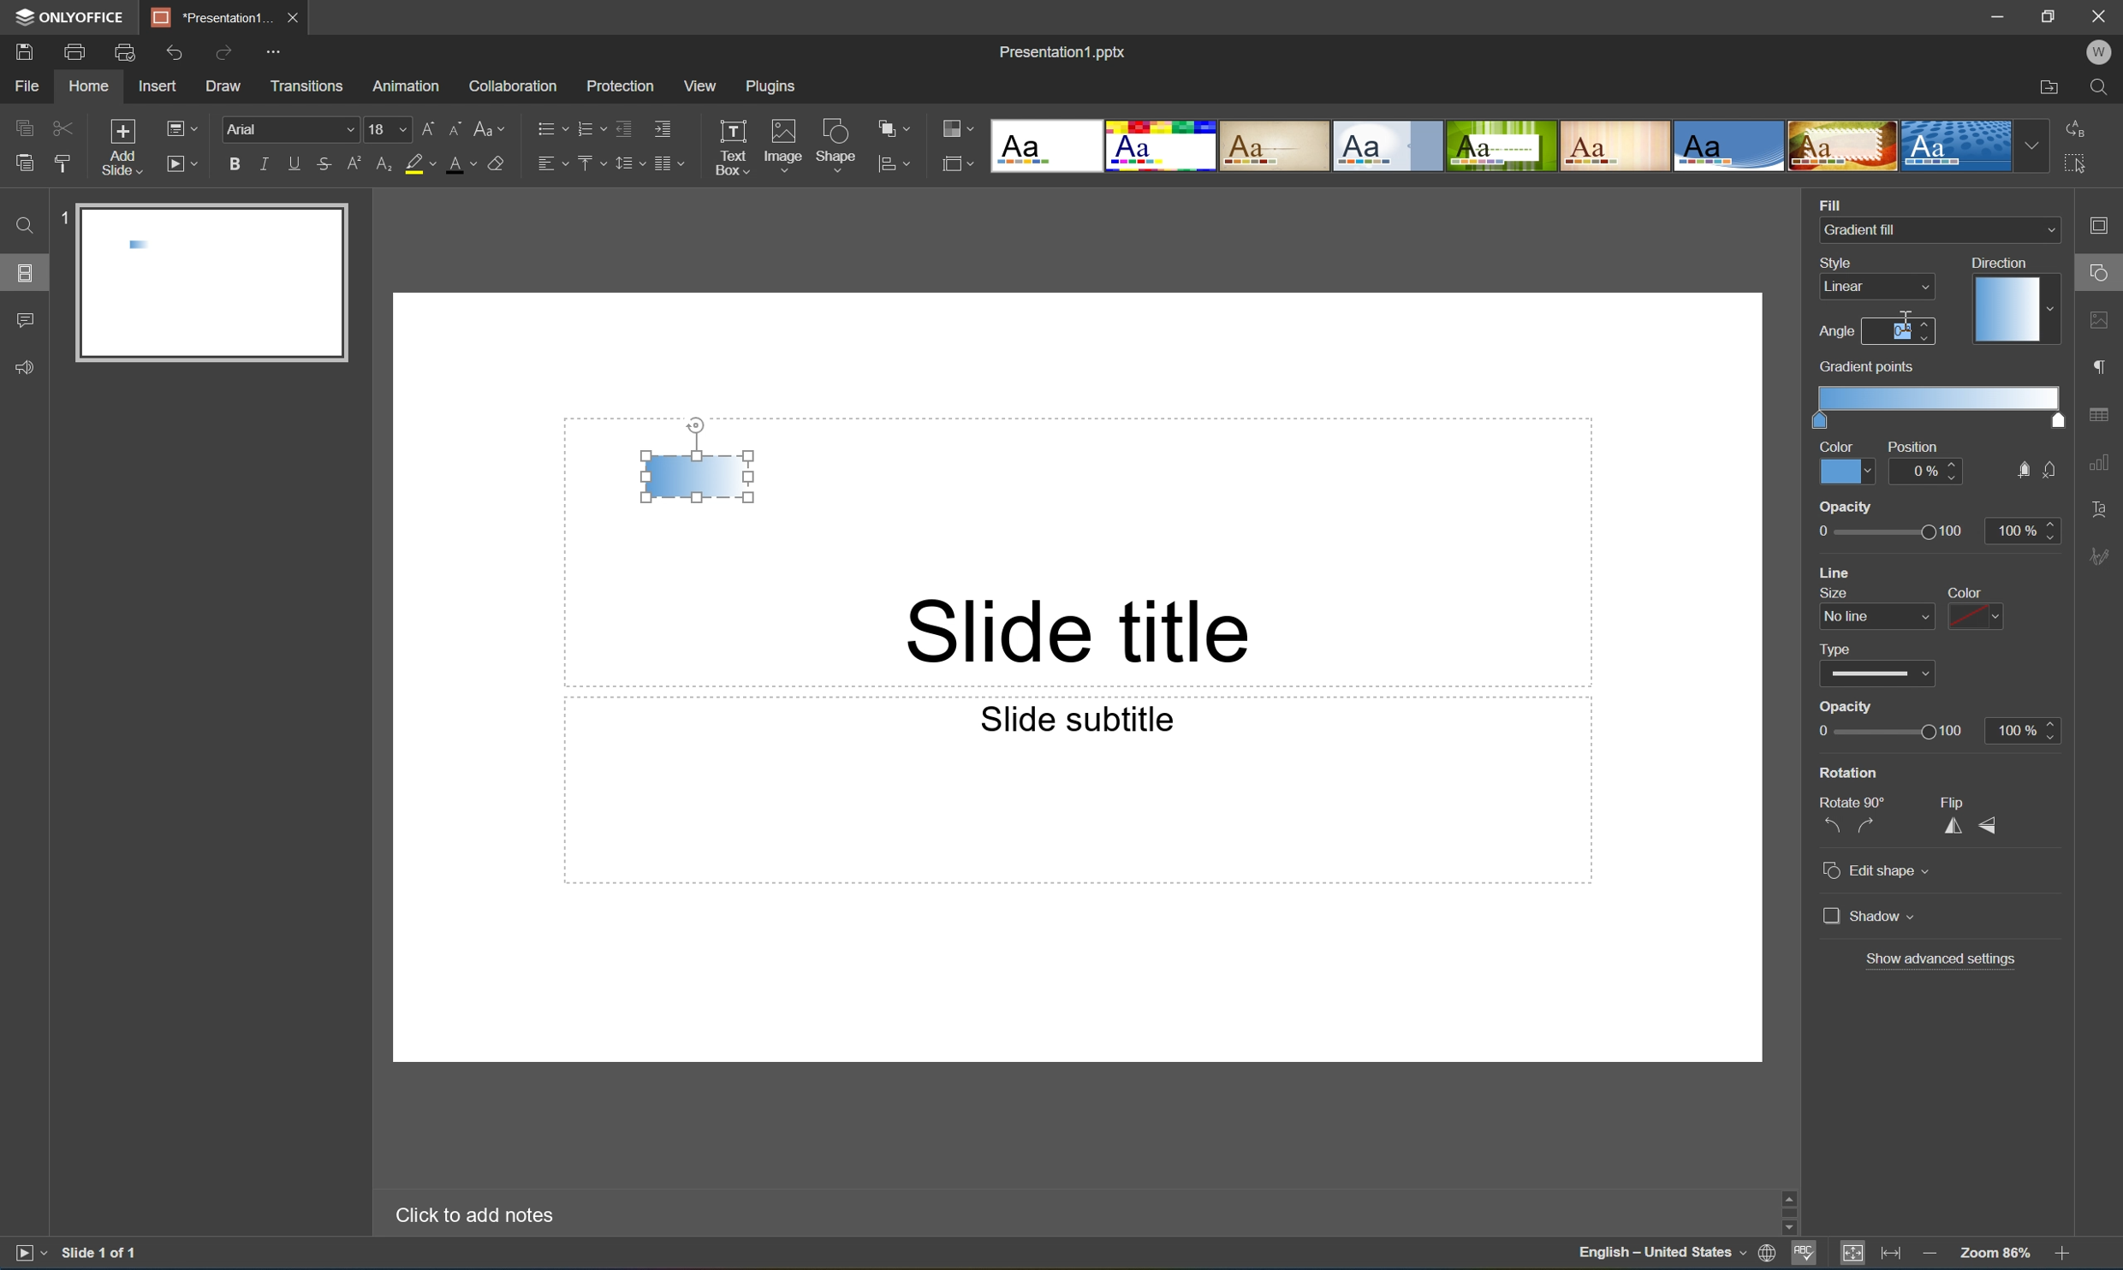 This screenshot has width=2123, height=1270. Describe the element at coordinates (178, 126) in the screenshot. I see `Change slide layout` at that location.